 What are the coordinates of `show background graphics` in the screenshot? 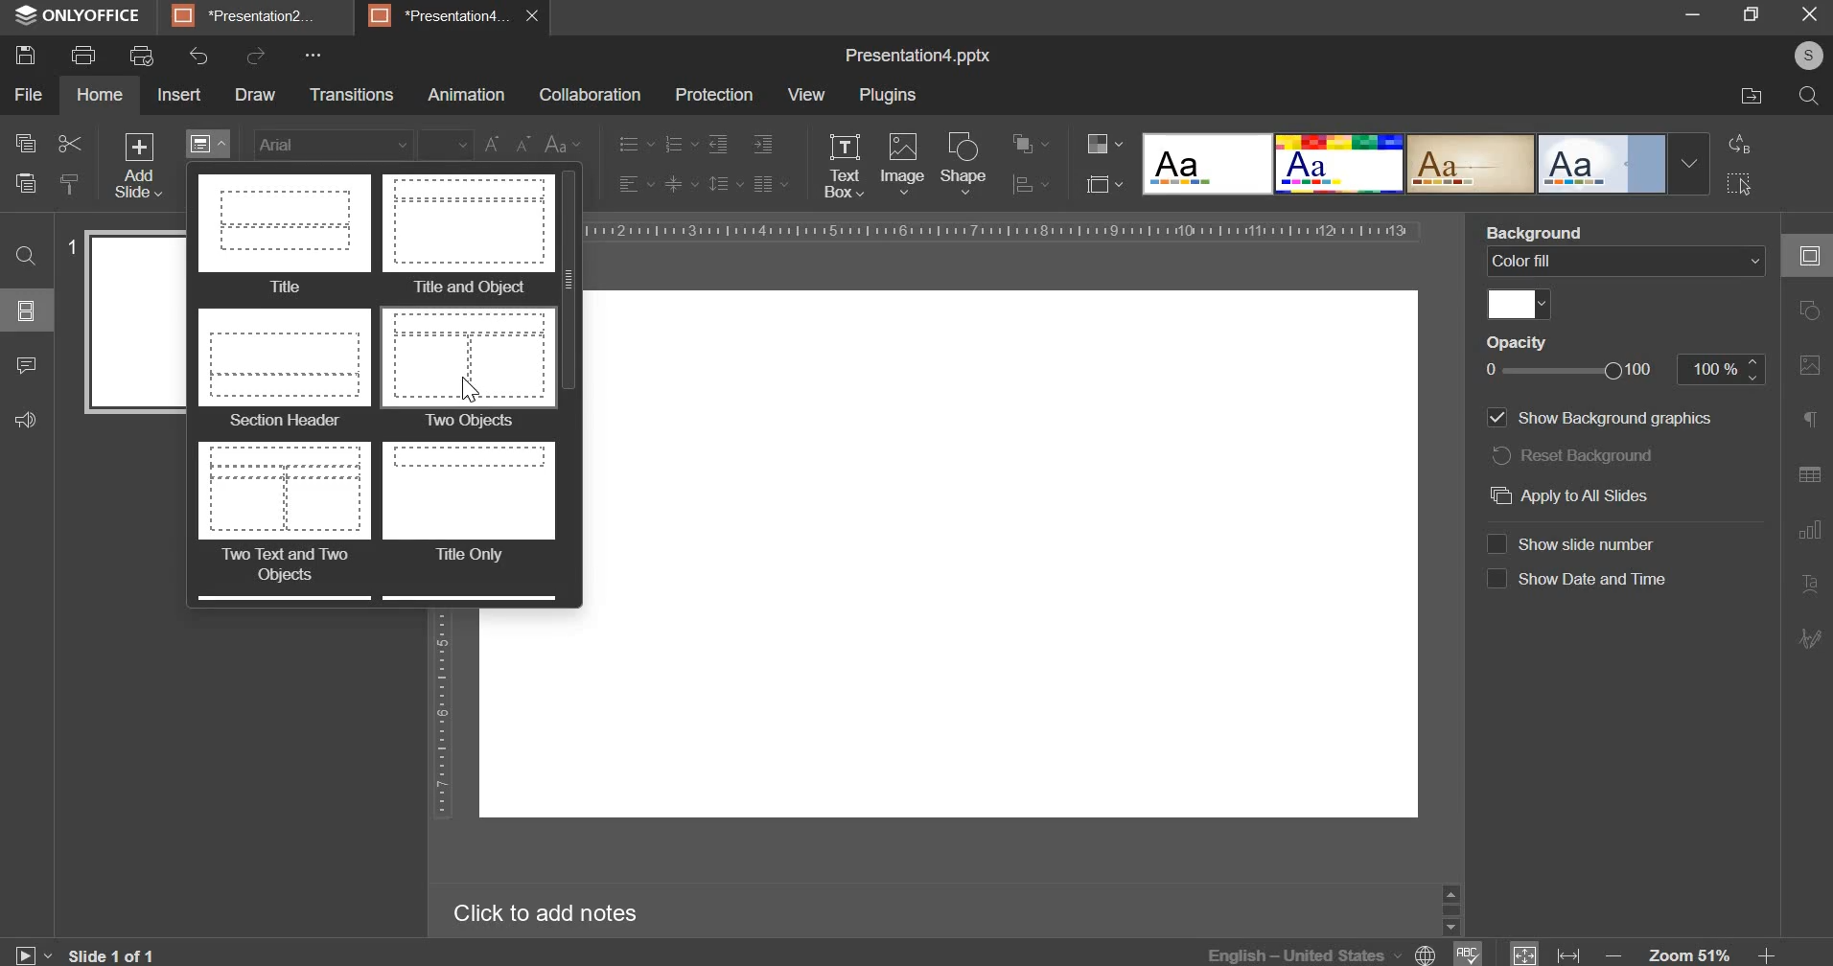 It's located at (1613, 417).